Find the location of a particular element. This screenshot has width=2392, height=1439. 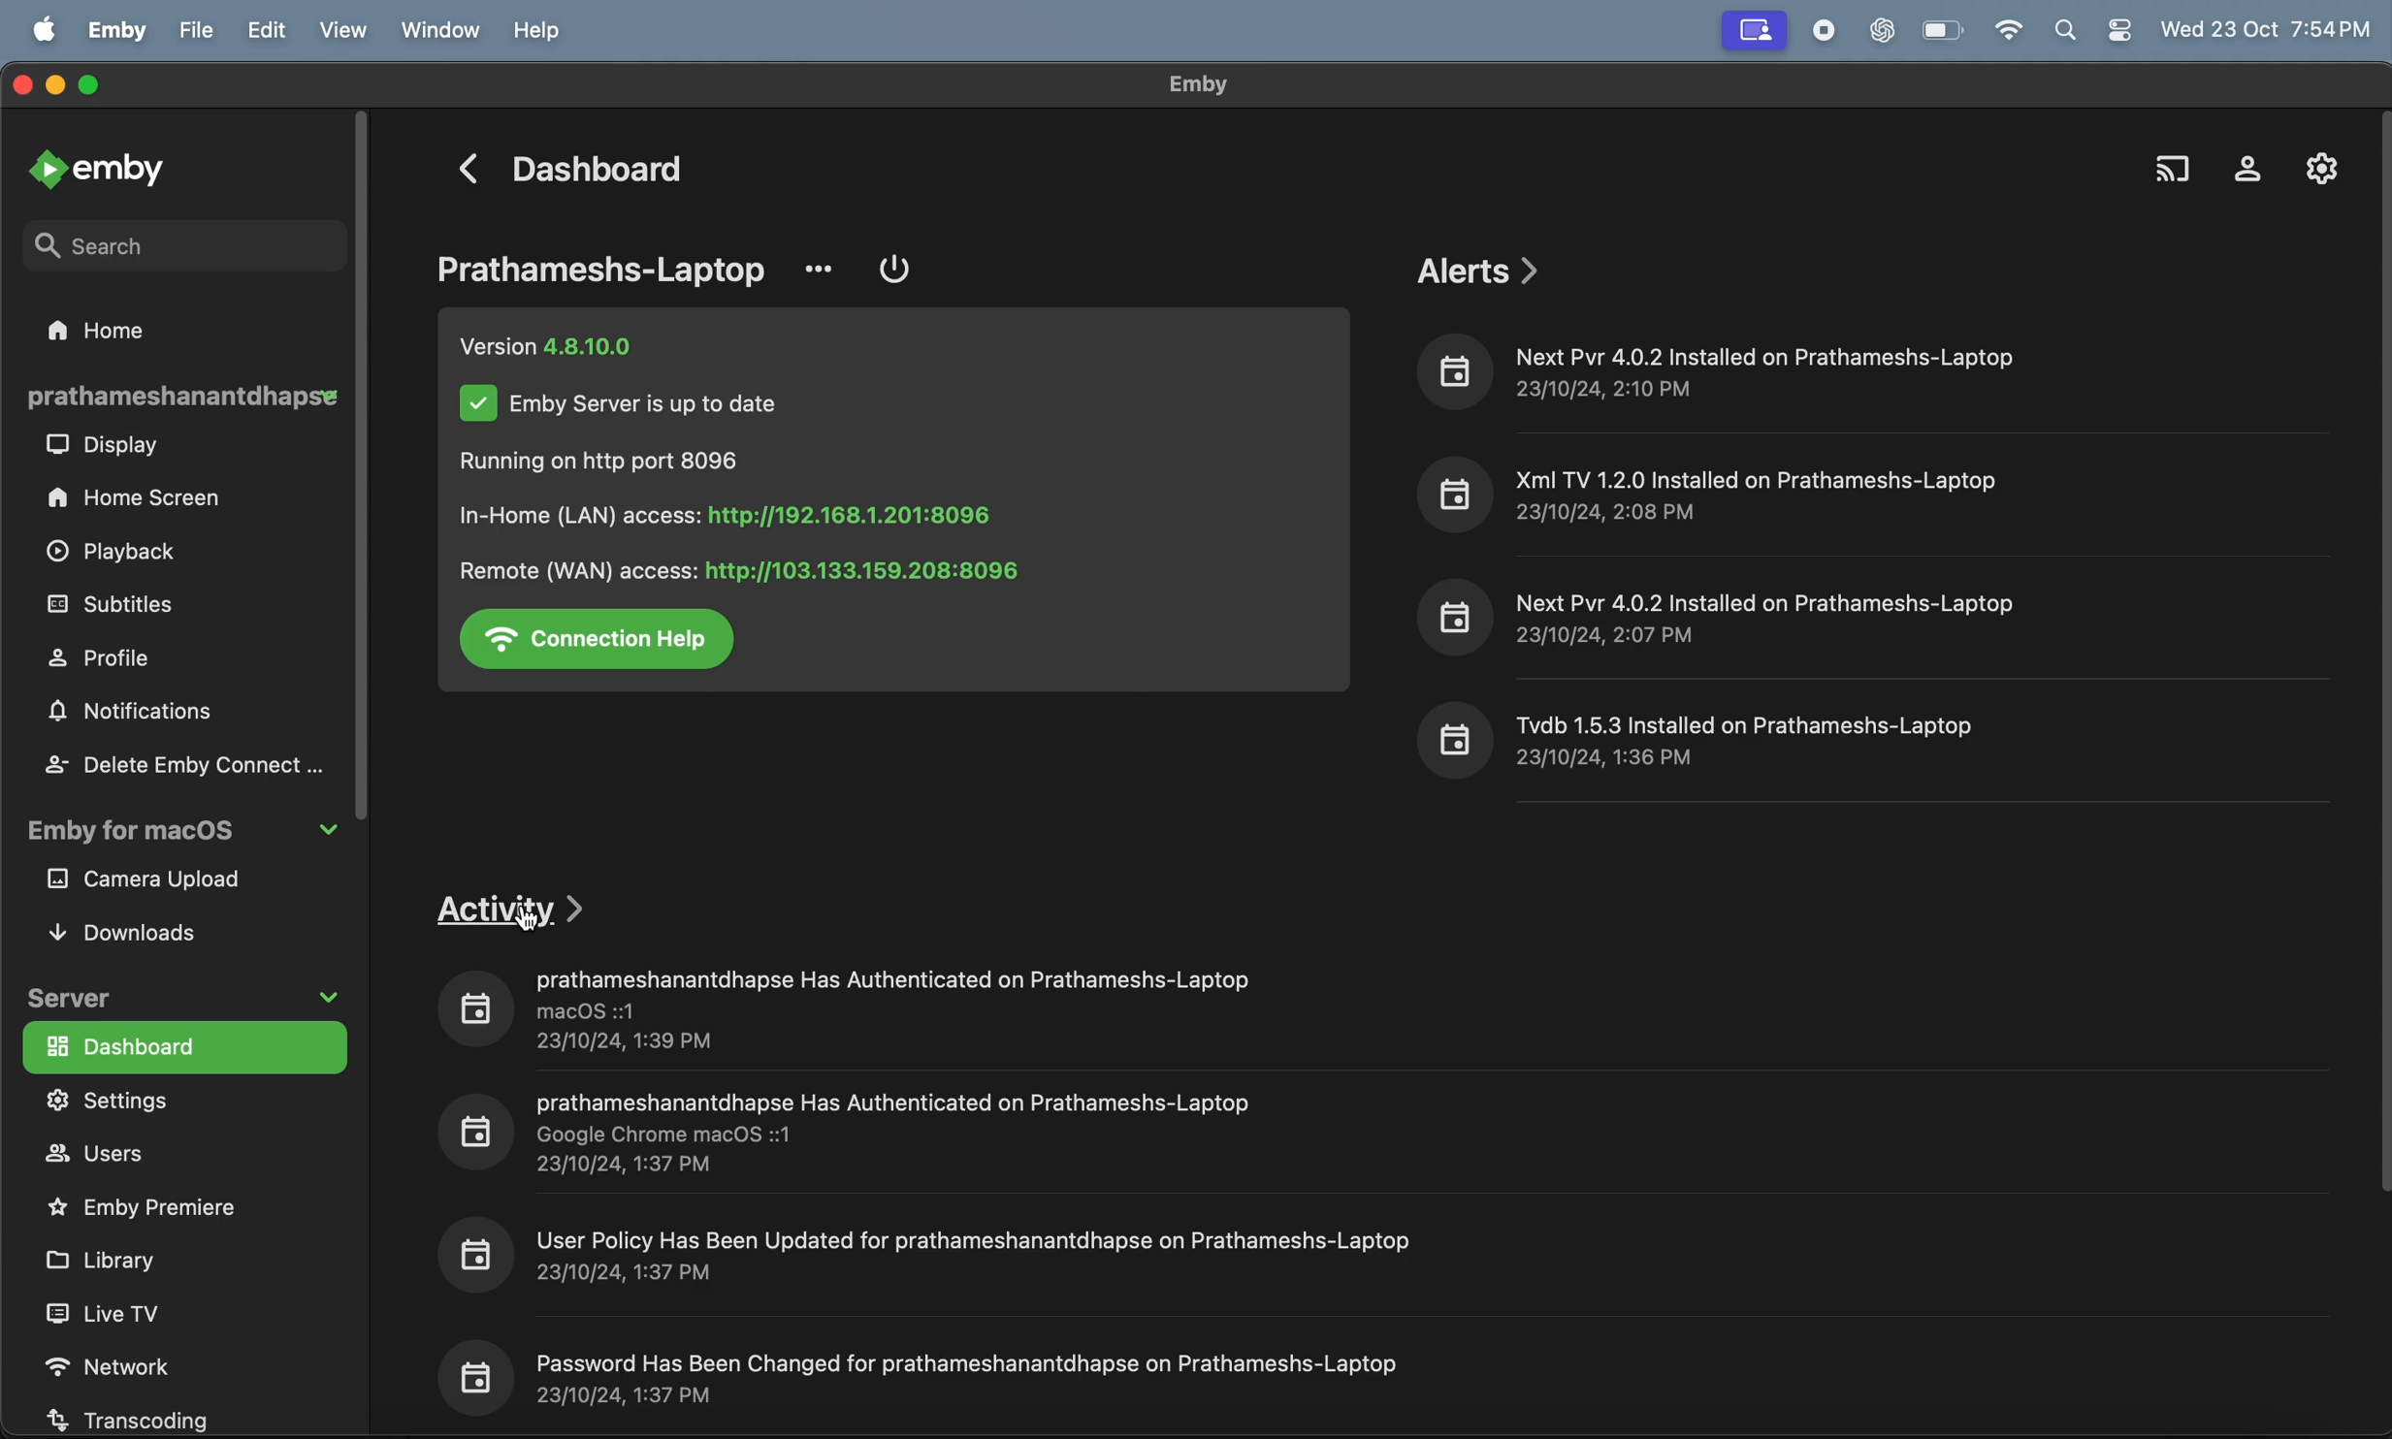

maximize is located at coordinates (99, 87).